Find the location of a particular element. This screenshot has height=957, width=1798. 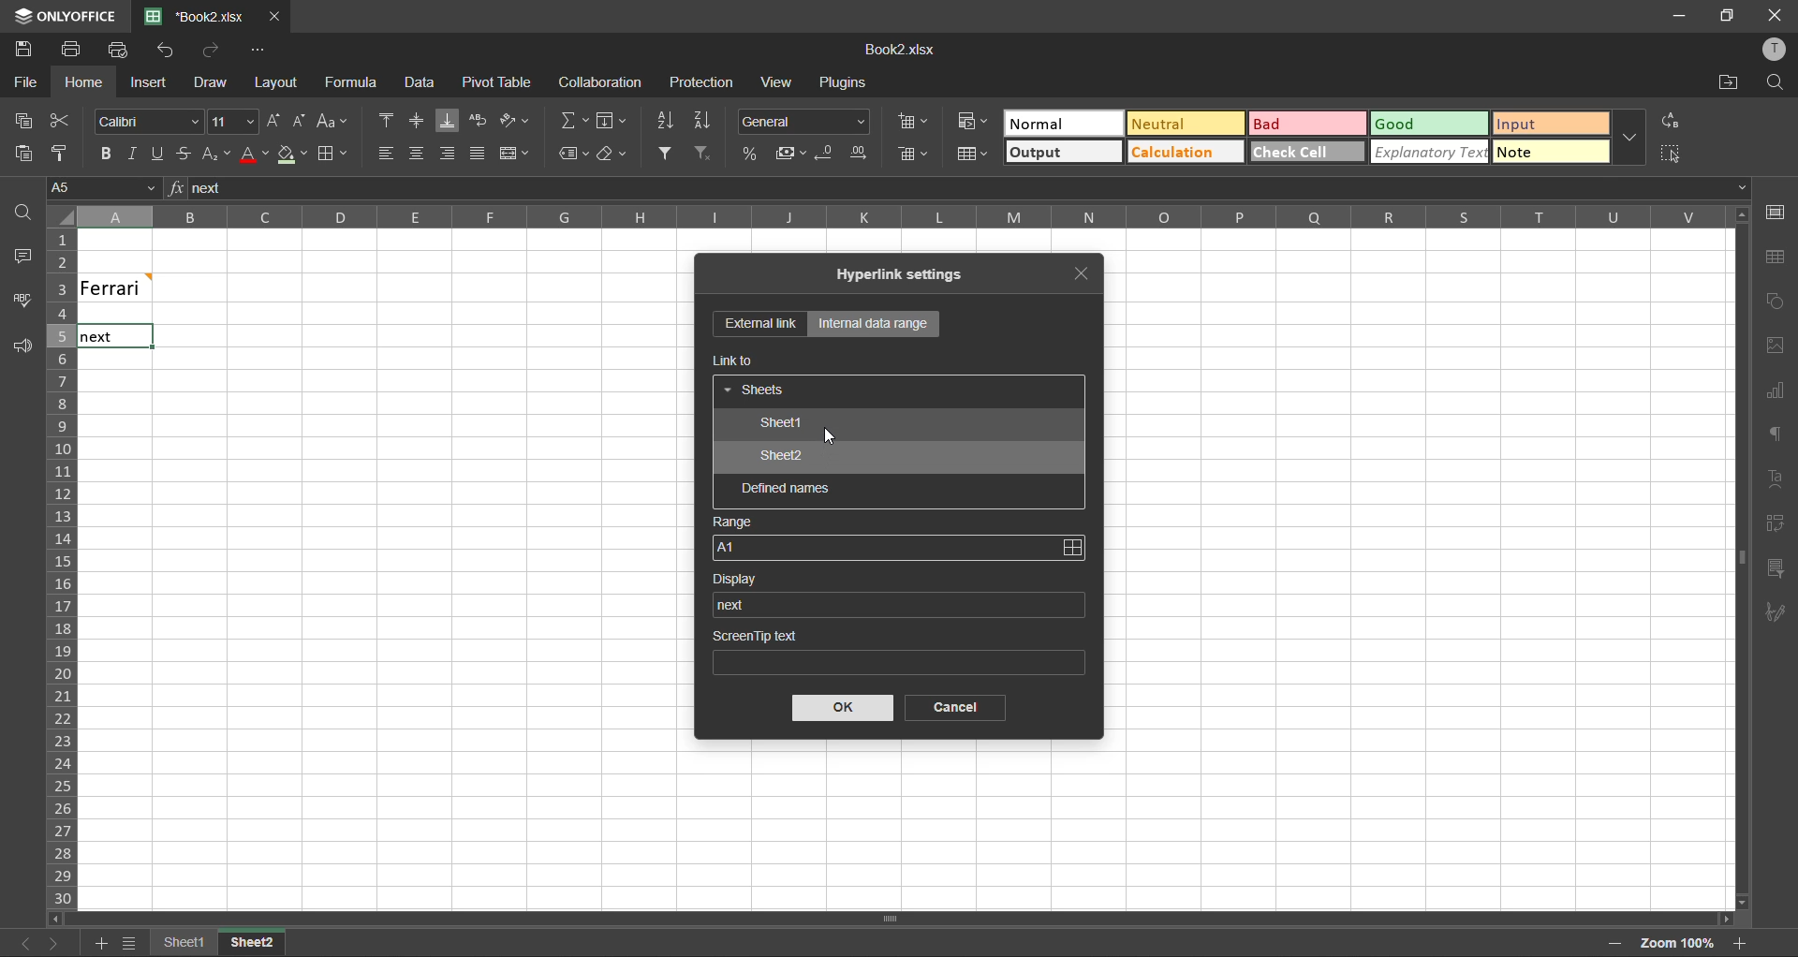

align left is located at coordinates (385, 151).